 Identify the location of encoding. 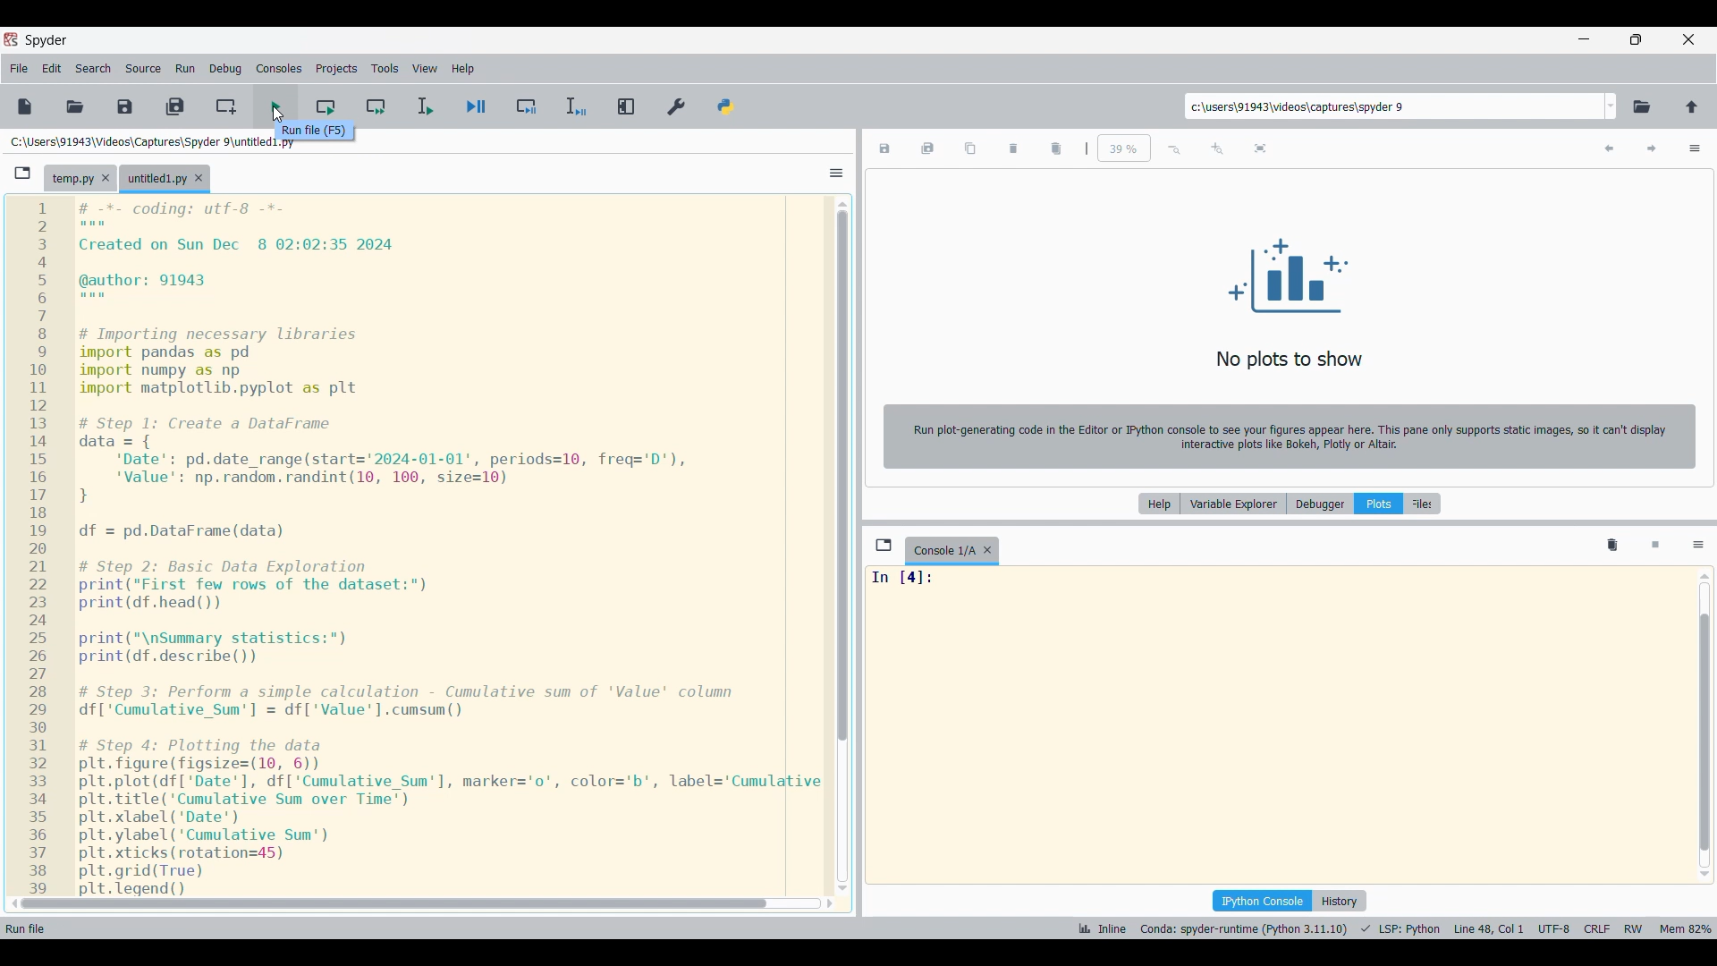
(1550, 928).